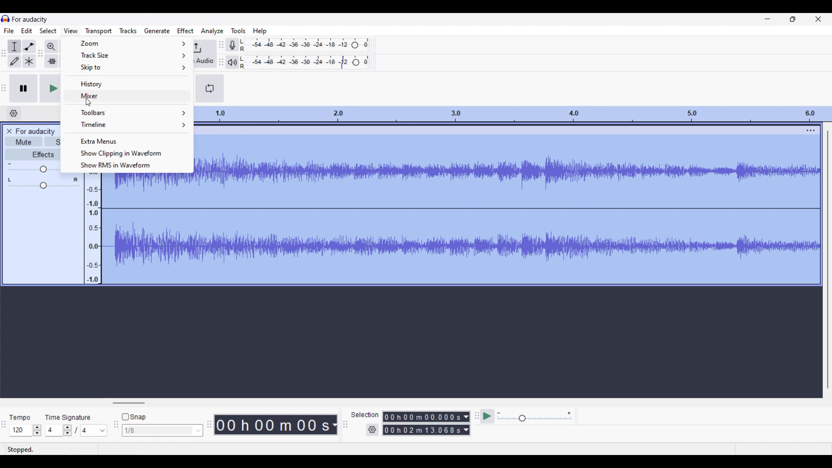 Image resolution: width=832 pixels, height=468 pixels. What do you see at coordinates (535, 417) in the screenshot?
I see `Playback speed slider` at bounding box center [535, 417].